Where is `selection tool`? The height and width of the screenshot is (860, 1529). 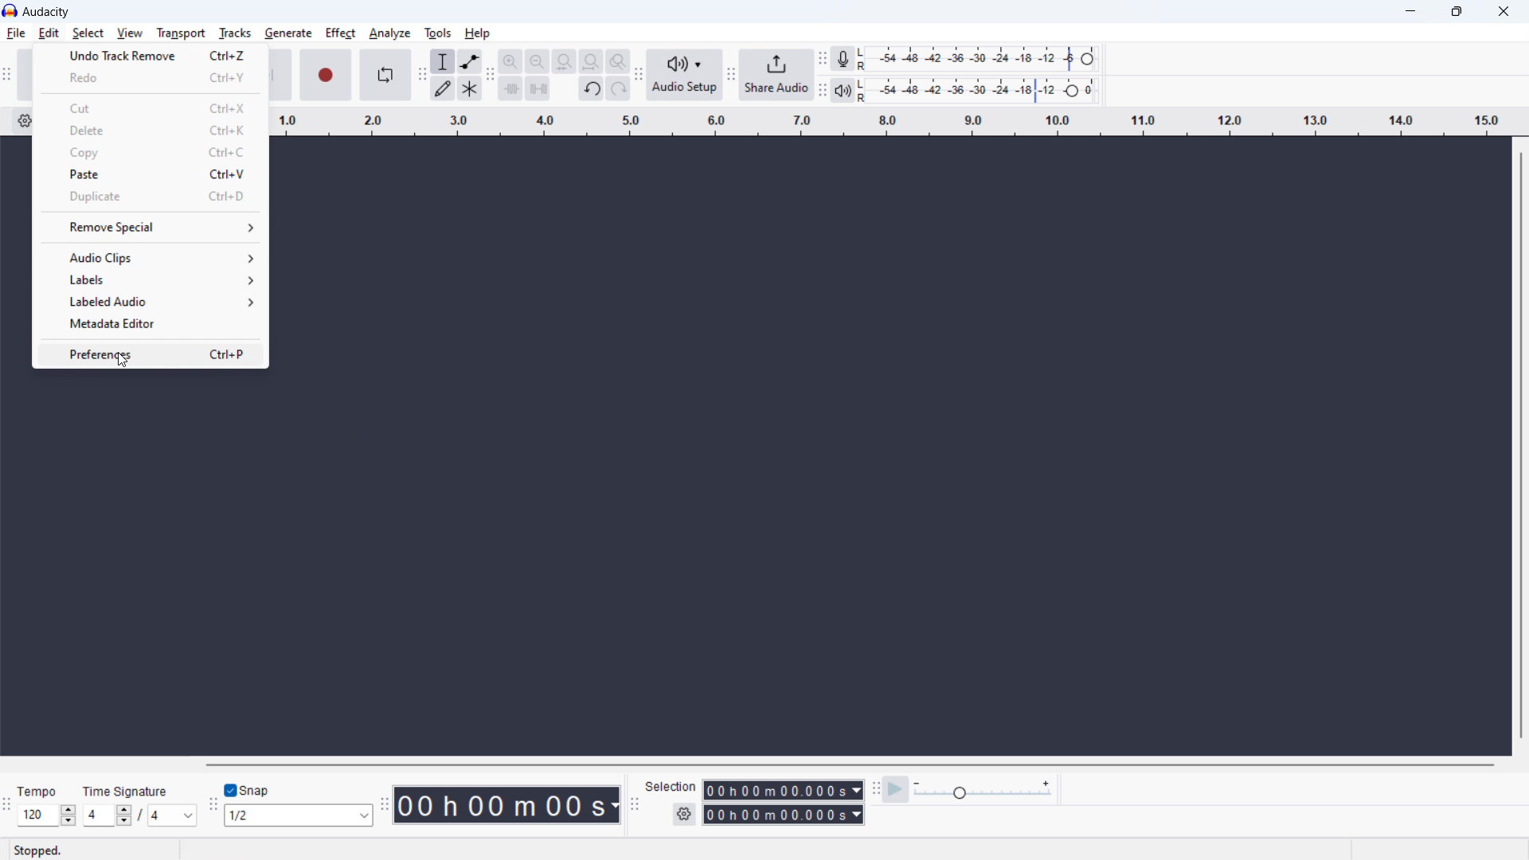
selection tool is located at coordinates (443, 61).